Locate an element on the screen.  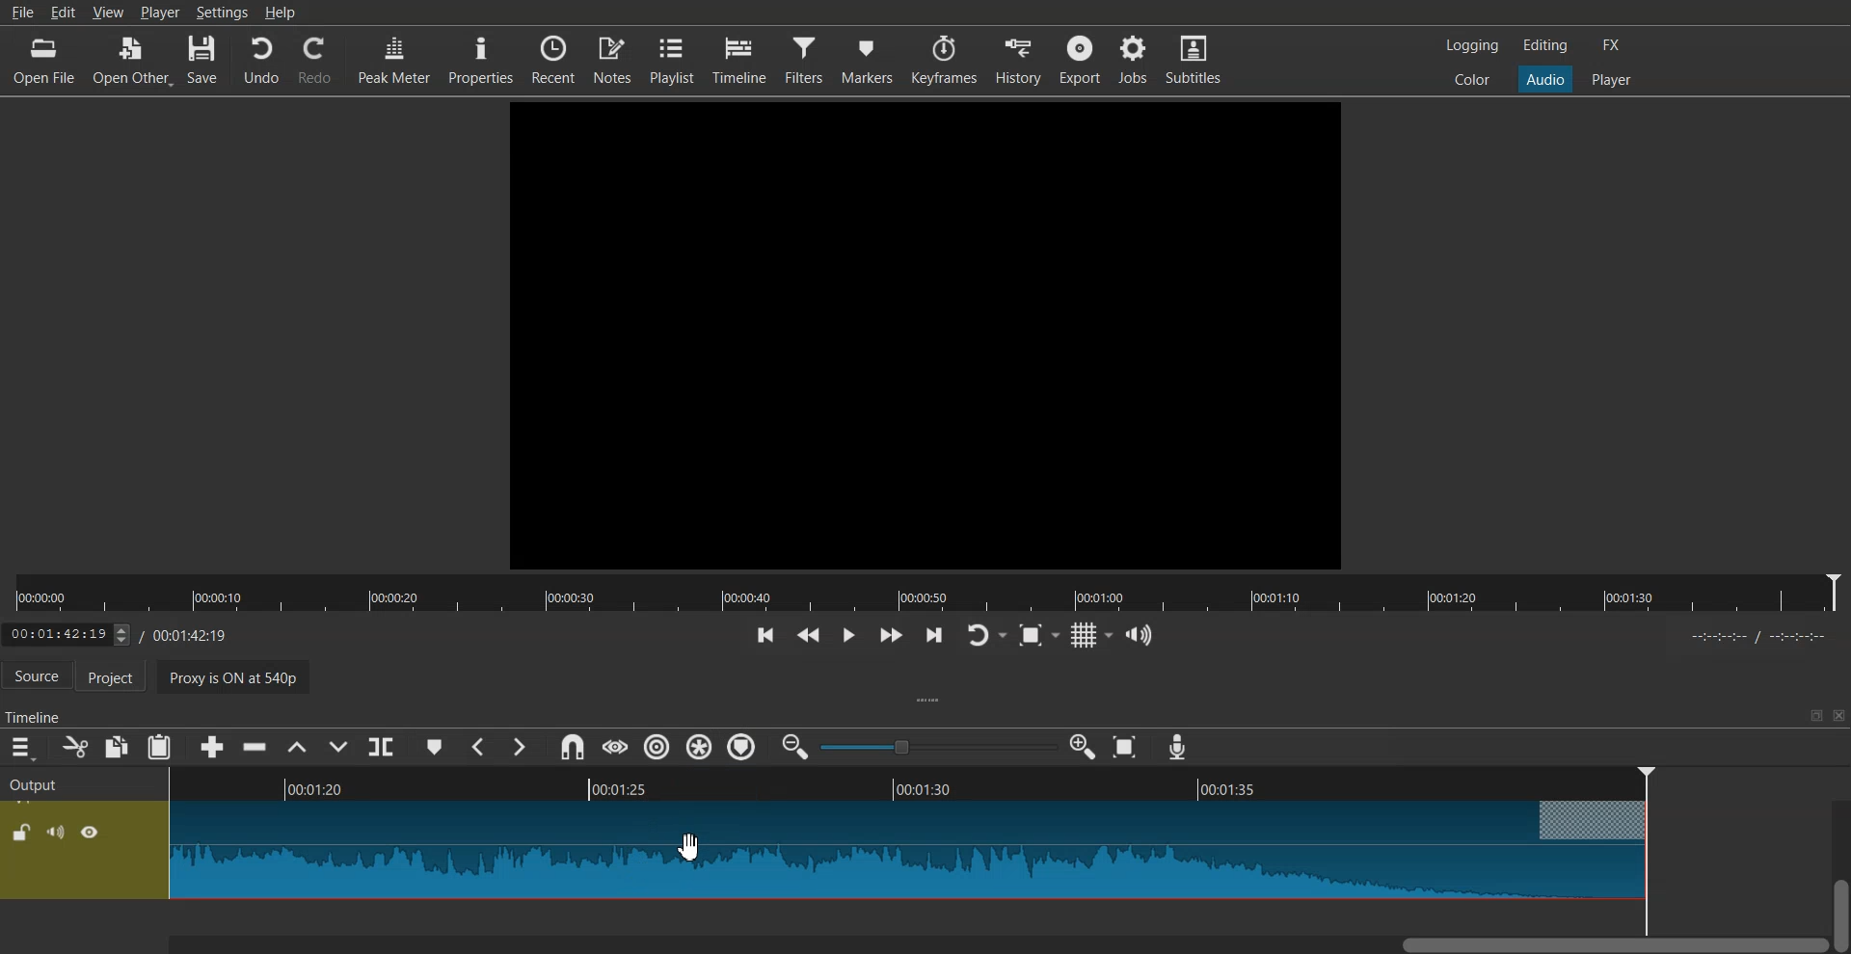
Show the volume control is located at coordinates (1140, 634).